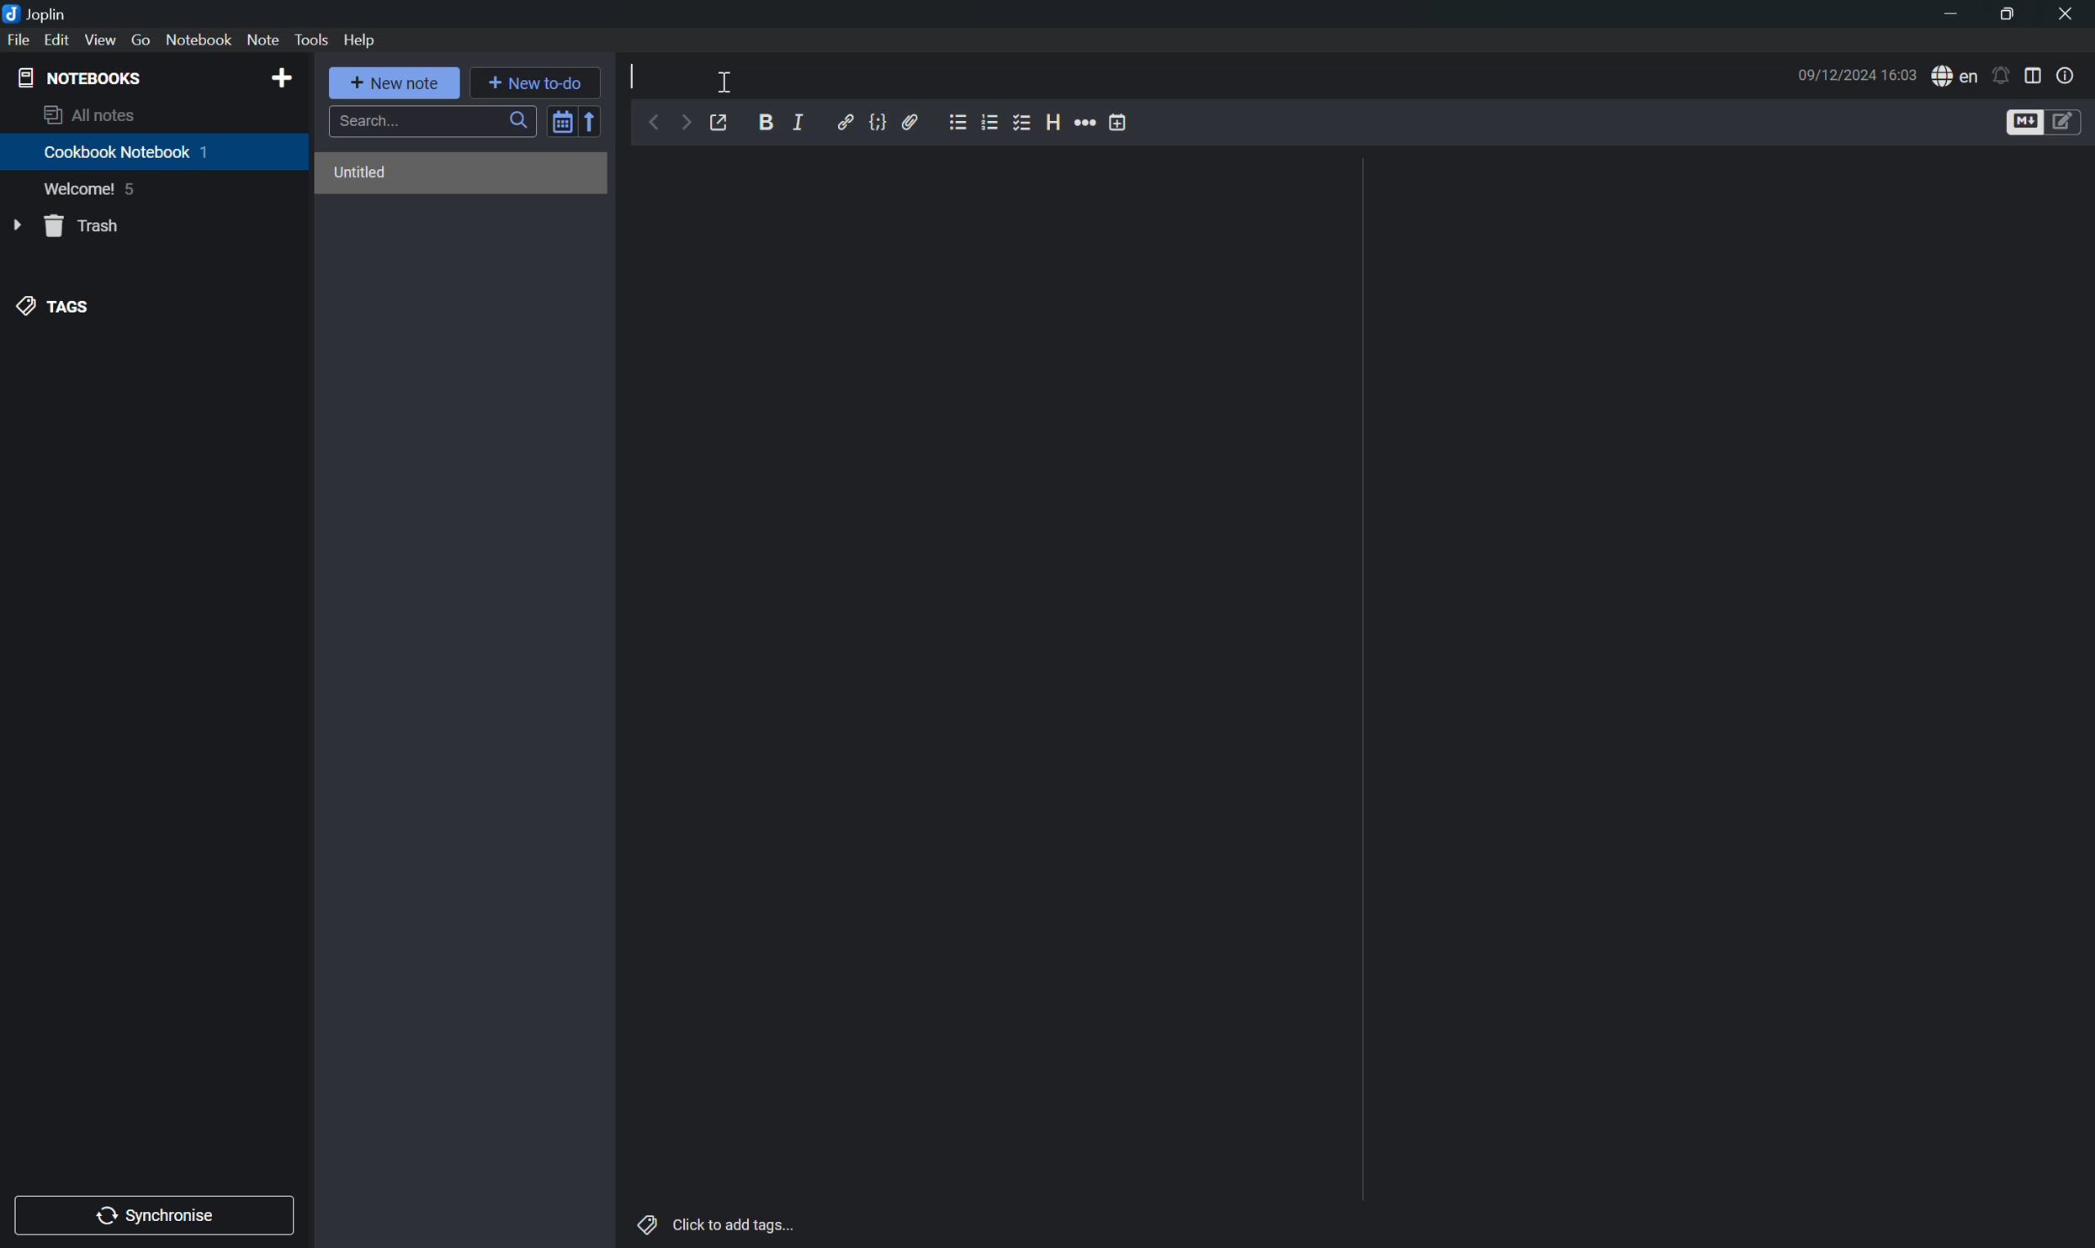 The image size is (2095, 1248). What do you see at coordinates (533, 80) in the screenshot?
I see `New to-do` at bounding box center [533, 80].